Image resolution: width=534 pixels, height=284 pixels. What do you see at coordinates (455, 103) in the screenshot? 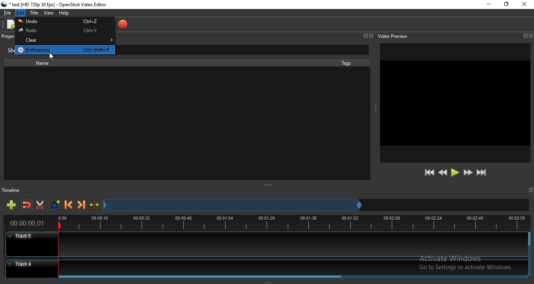
I see `Preview` at bounding box center [455, 103].